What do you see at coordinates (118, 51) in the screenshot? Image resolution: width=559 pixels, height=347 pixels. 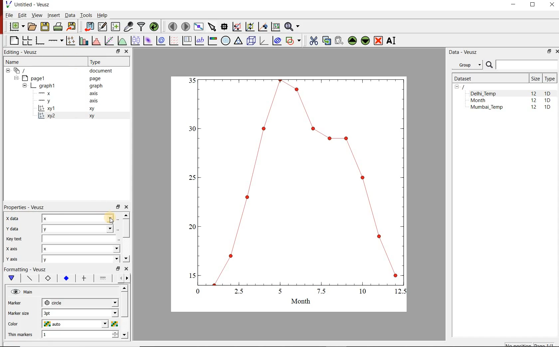 I see `restore` at bounding box center [118, 51].